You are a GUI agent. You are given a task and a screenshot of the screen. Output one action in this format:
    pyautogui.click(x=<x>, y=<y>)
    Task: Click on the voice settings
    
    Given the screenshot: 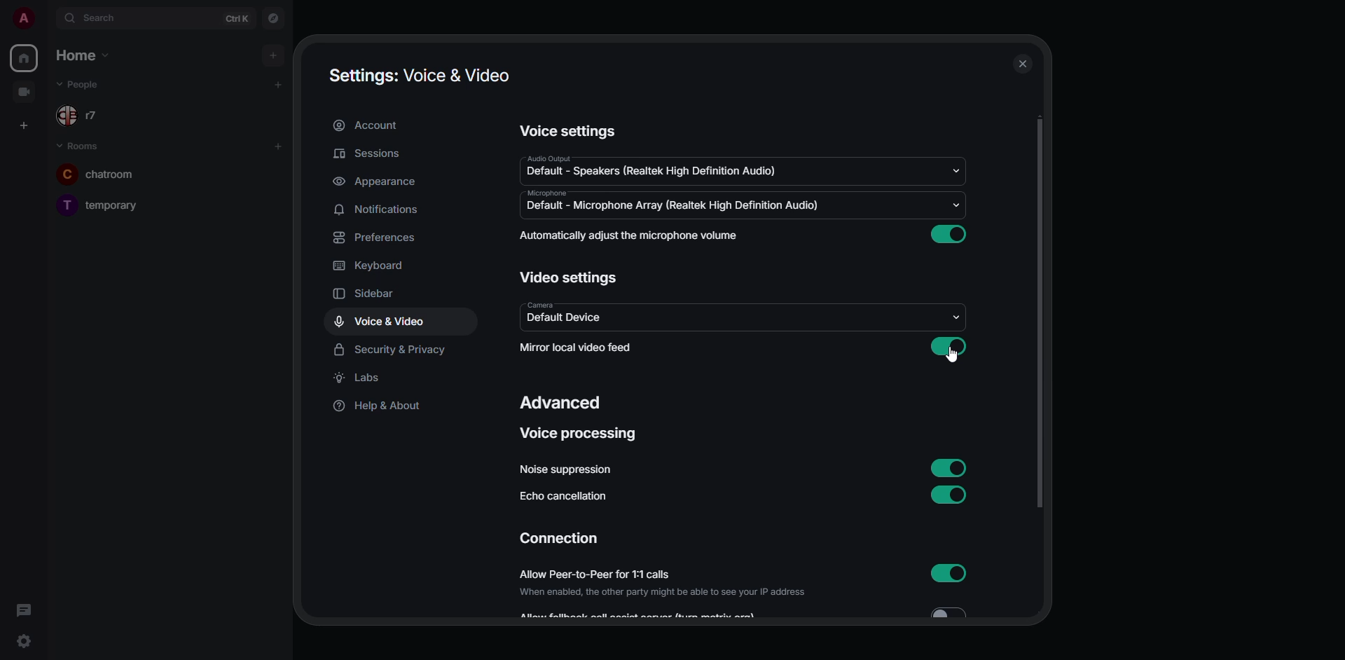 What is the action you would take?
    pyautogui.click(x=572, y=129)
    